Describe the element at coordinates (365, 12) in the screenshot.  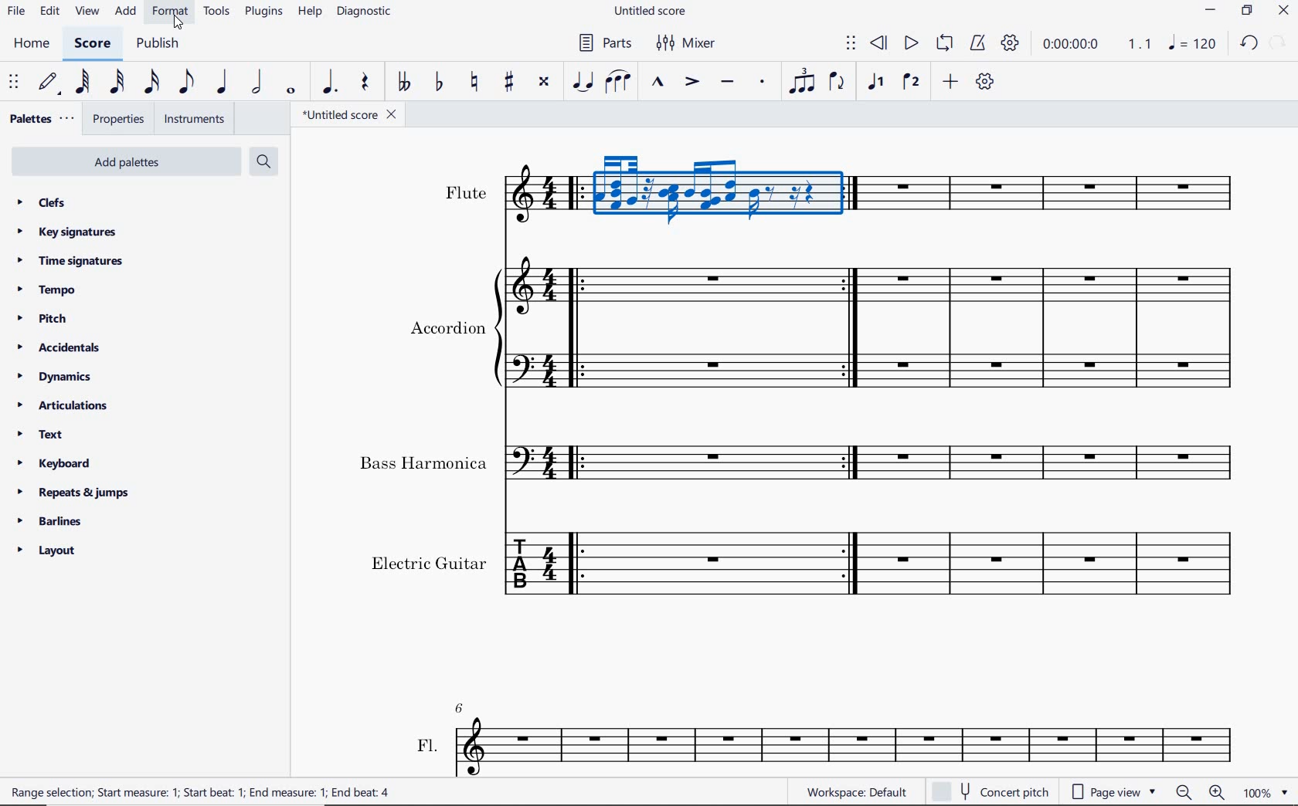
I see `diagnostic` at that location.